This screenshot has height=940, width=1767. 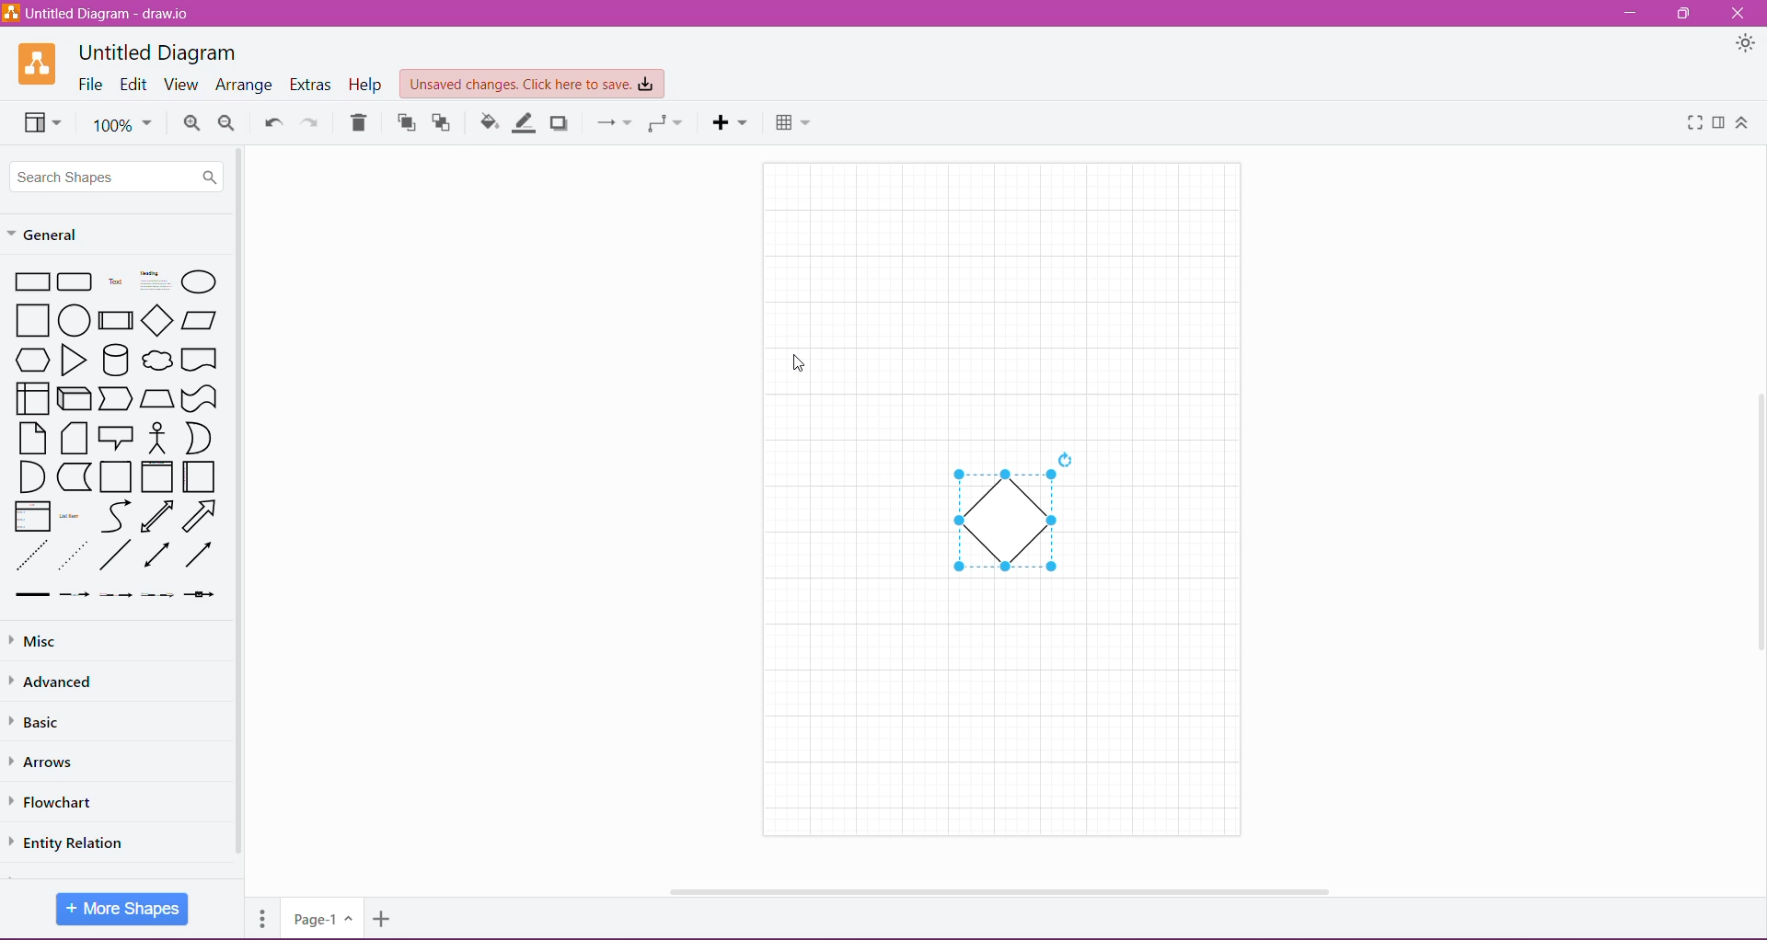 What do you see at coordinates (1684, 15) in the screenshot?
I see `Restore Down` at bounding box center [1684, 15].